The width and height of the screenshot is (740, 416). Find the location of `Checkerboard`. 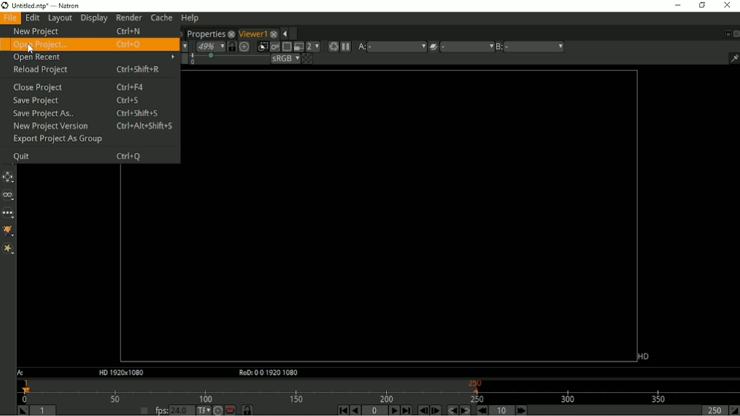

Checkerboard is located at coordinates (307, 58).